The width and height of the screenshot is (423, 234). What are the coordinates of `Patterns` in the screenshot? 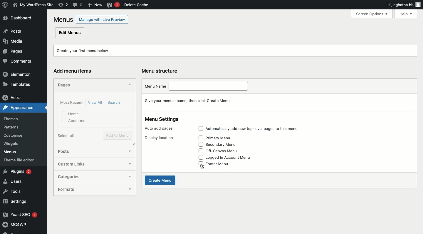 It's located at (16, 126).